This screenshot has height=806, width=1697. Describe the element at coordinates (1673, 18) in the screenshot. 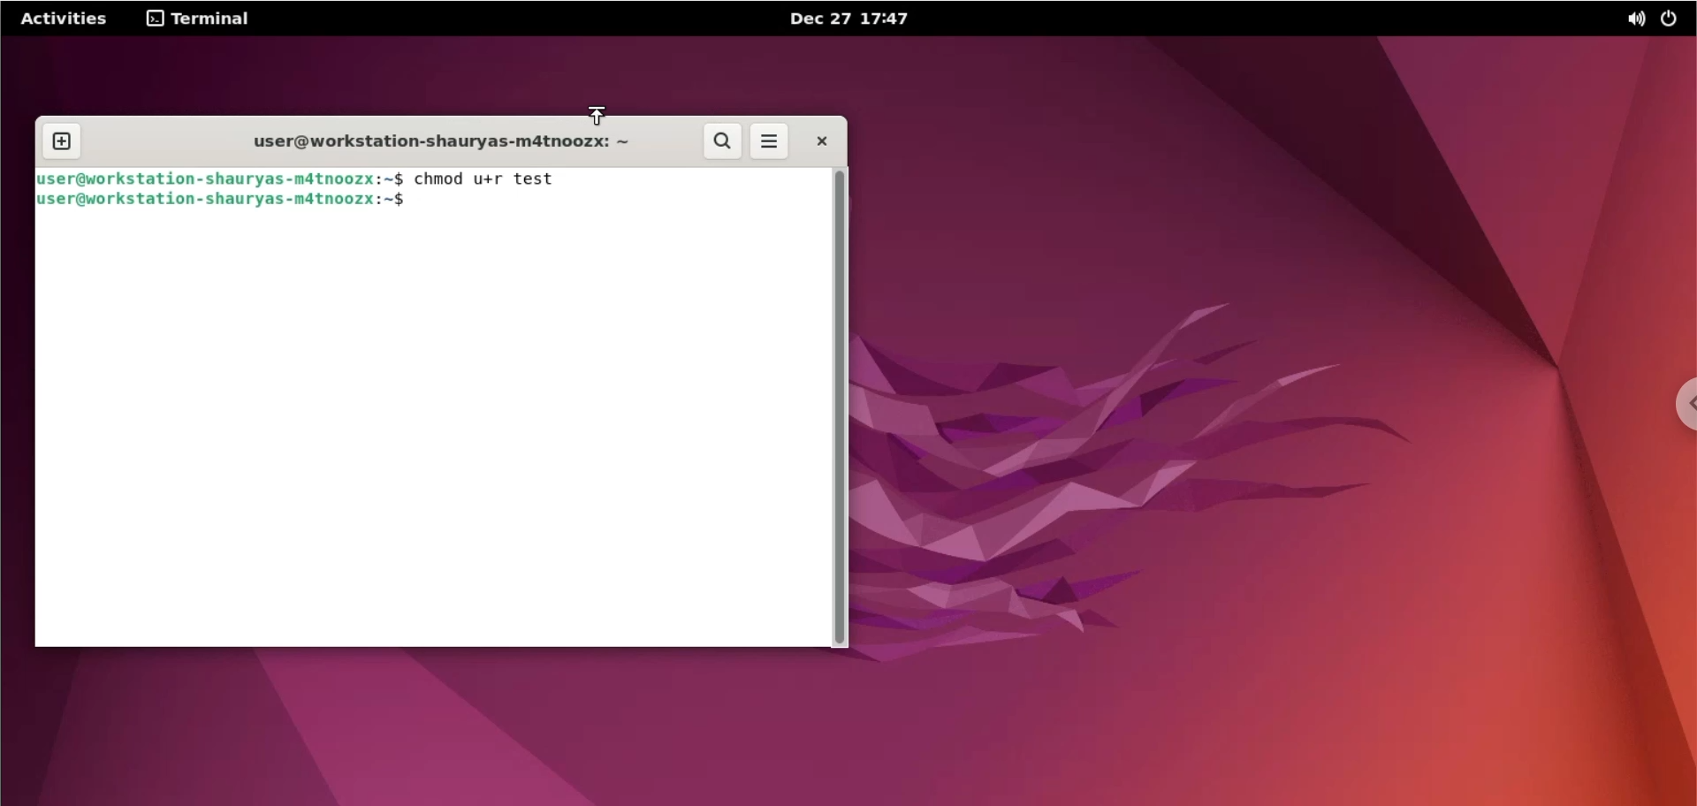

I see `power options` at that location.